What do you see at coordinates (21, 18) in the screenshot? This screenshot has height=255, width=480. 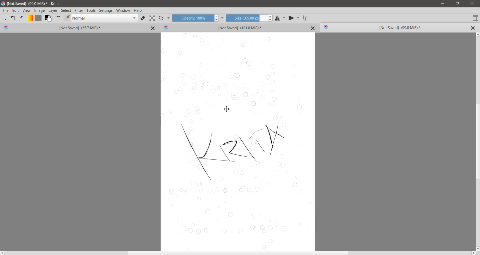 I see `Save` at bounding box center [21, 18].